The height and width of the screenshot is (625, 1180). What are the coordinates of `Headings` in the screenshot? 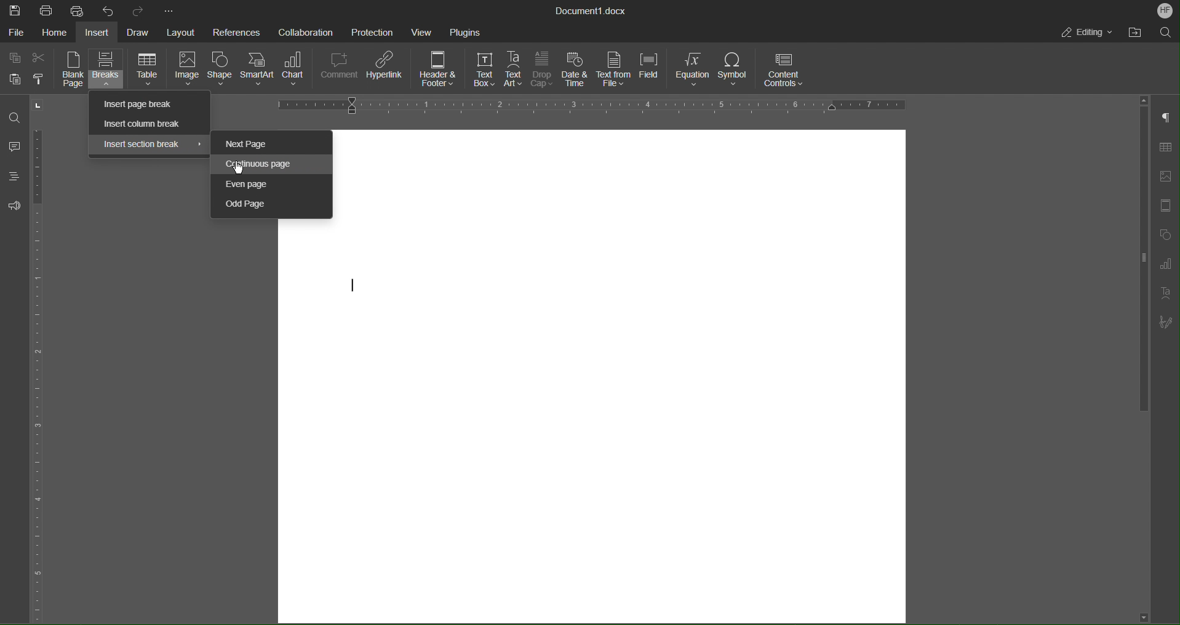 It's located at (12, 177).